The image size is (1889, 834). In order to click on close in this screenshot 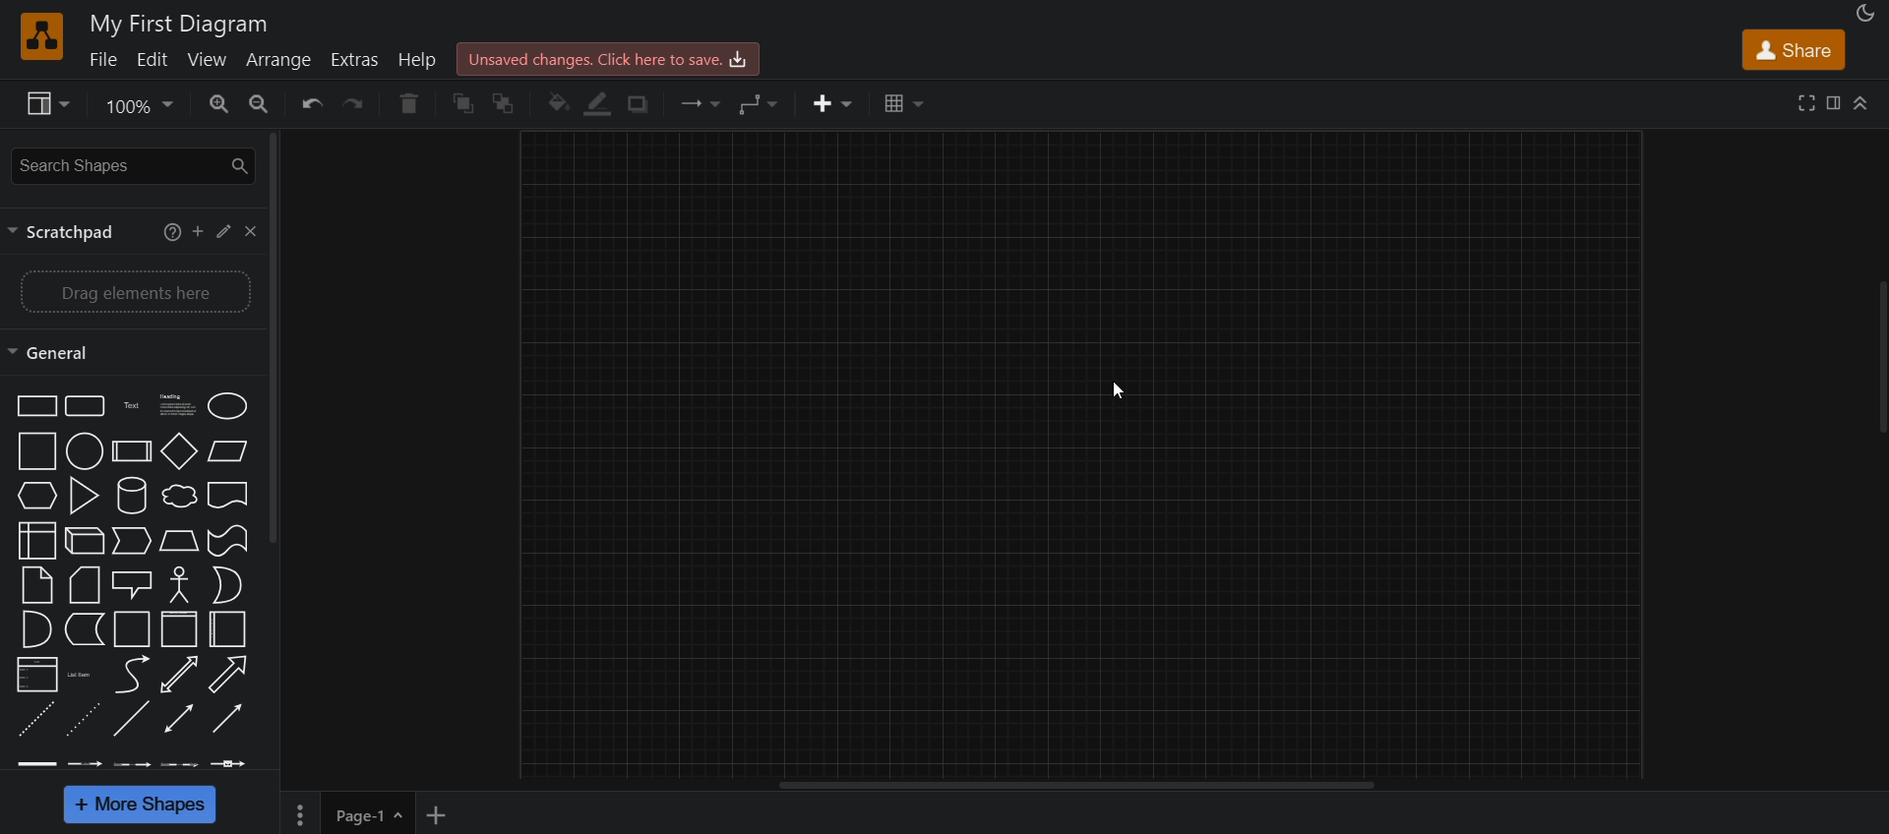, I will do `click(252, 232)`.